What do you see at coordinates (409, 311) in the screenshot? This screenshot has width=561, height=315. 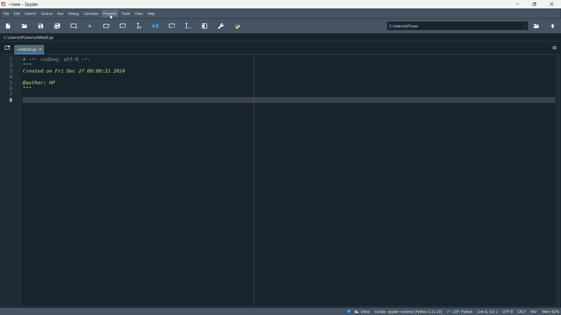 I see `interpreter` at bounding box center [409, 311].